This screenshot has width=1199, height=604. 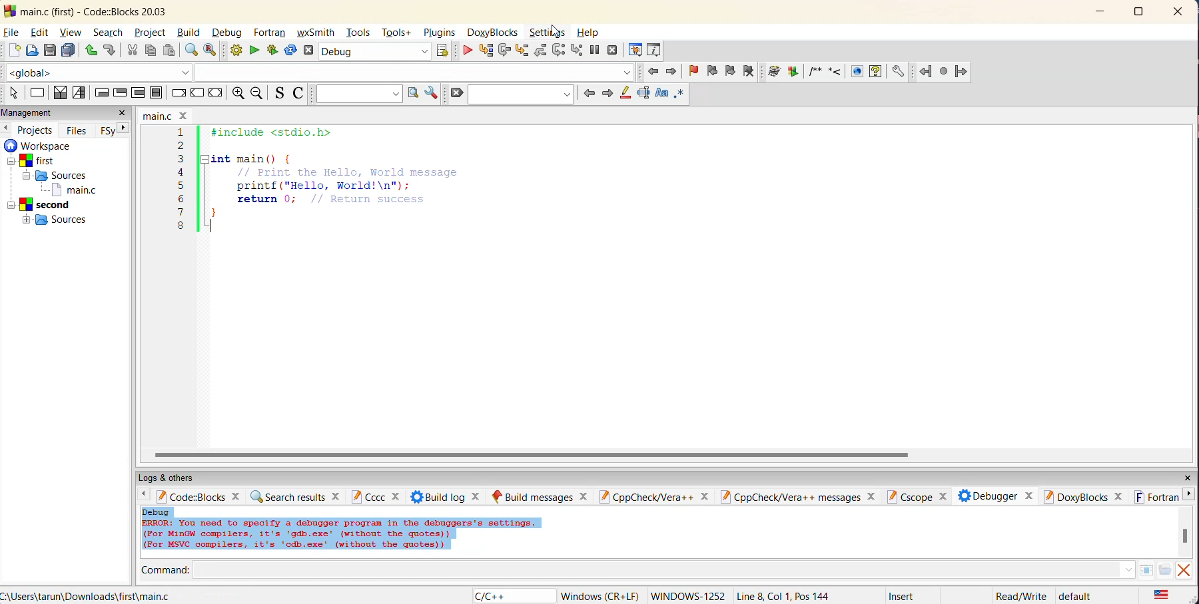 What do you see at coordinates (651, 73) in the screenshot?
I see `jump back` at bounding box center [651, 73].